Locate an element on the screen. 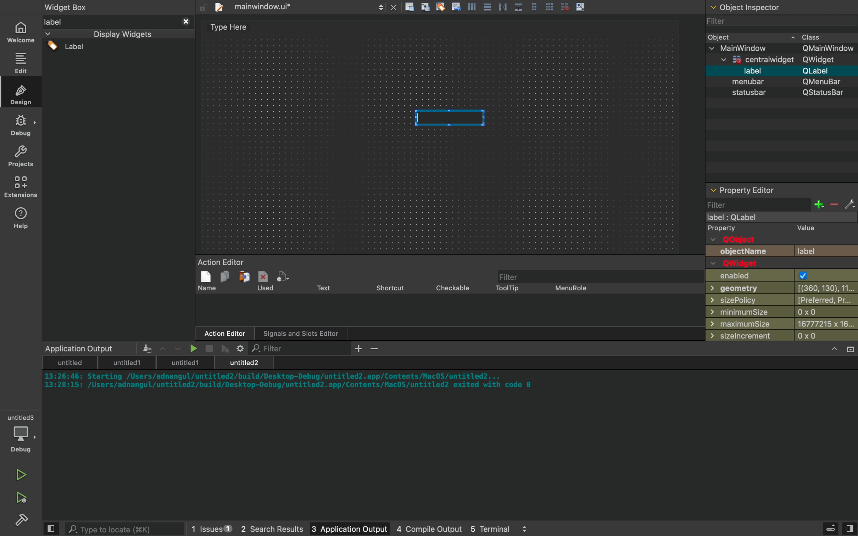 This screenshot has width=858, height=536. widget class is located at coordinates (783, 37).